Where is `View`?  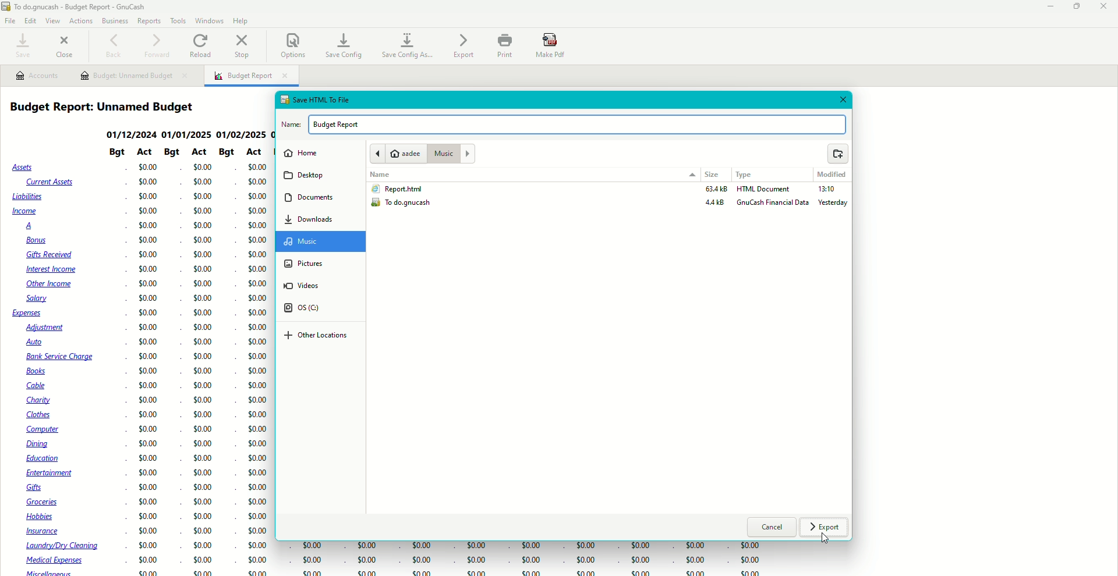
View is located at coordinates (52, 21).